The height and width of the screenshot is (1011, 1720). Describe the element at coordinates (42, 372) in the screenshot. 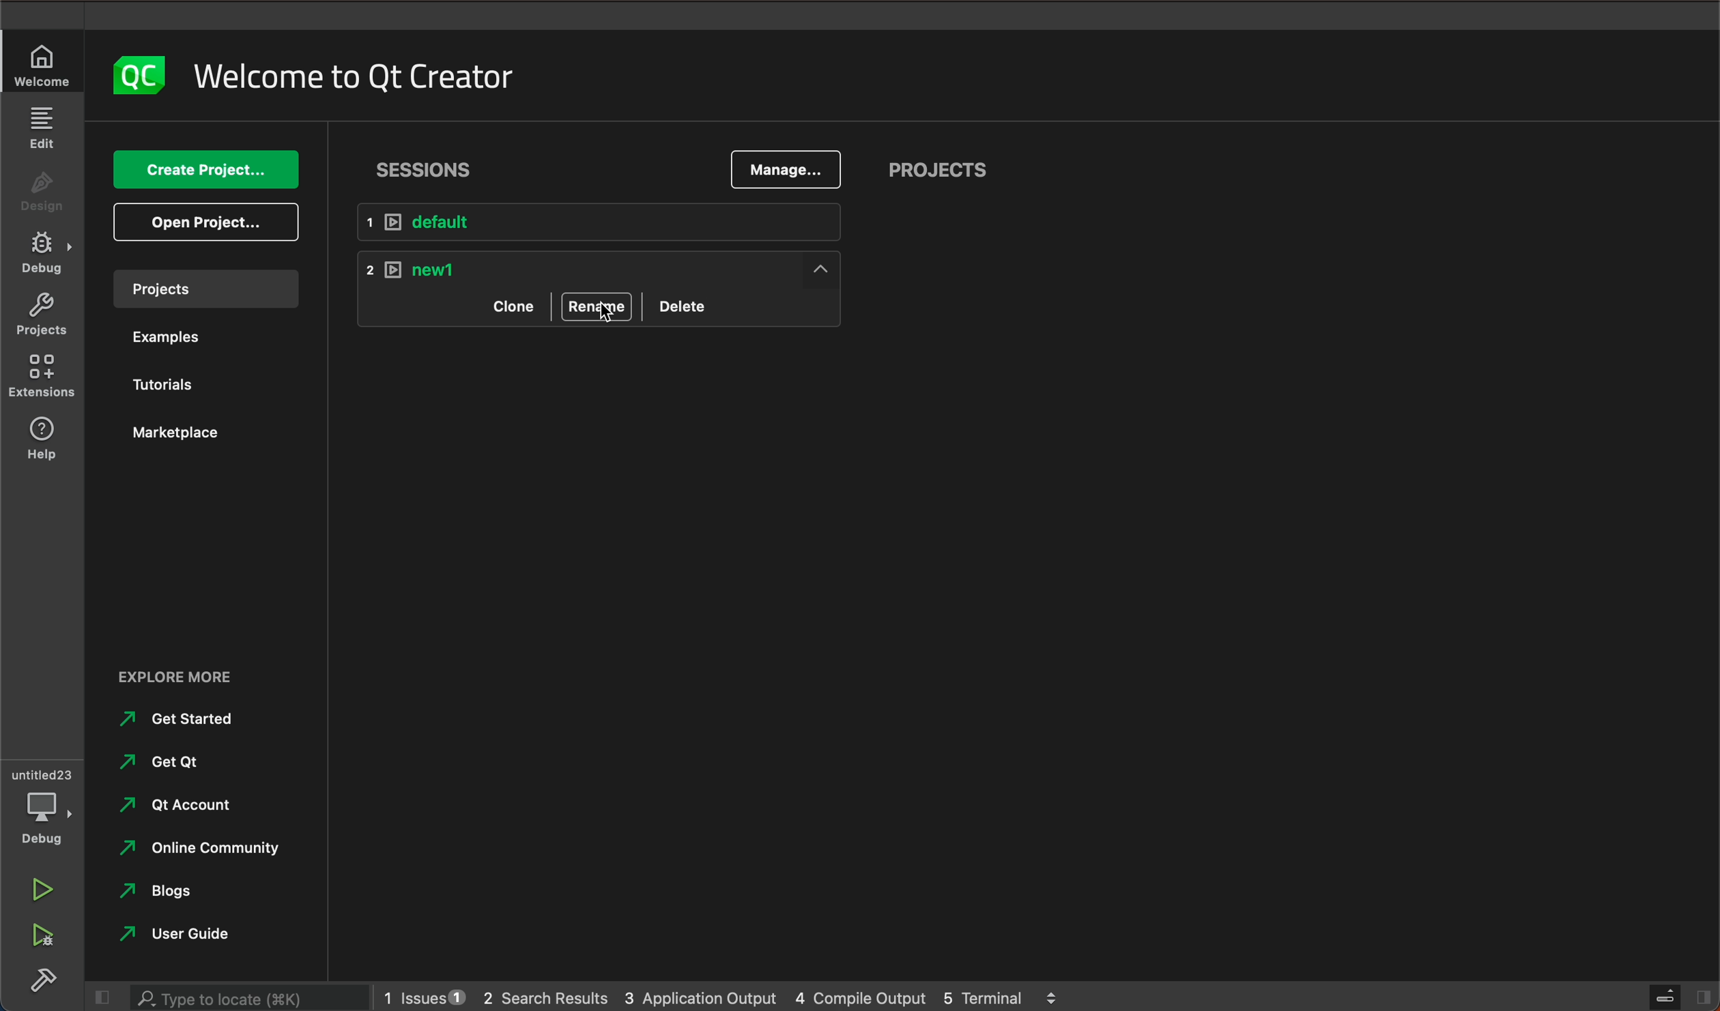

I see `extension` at that location.